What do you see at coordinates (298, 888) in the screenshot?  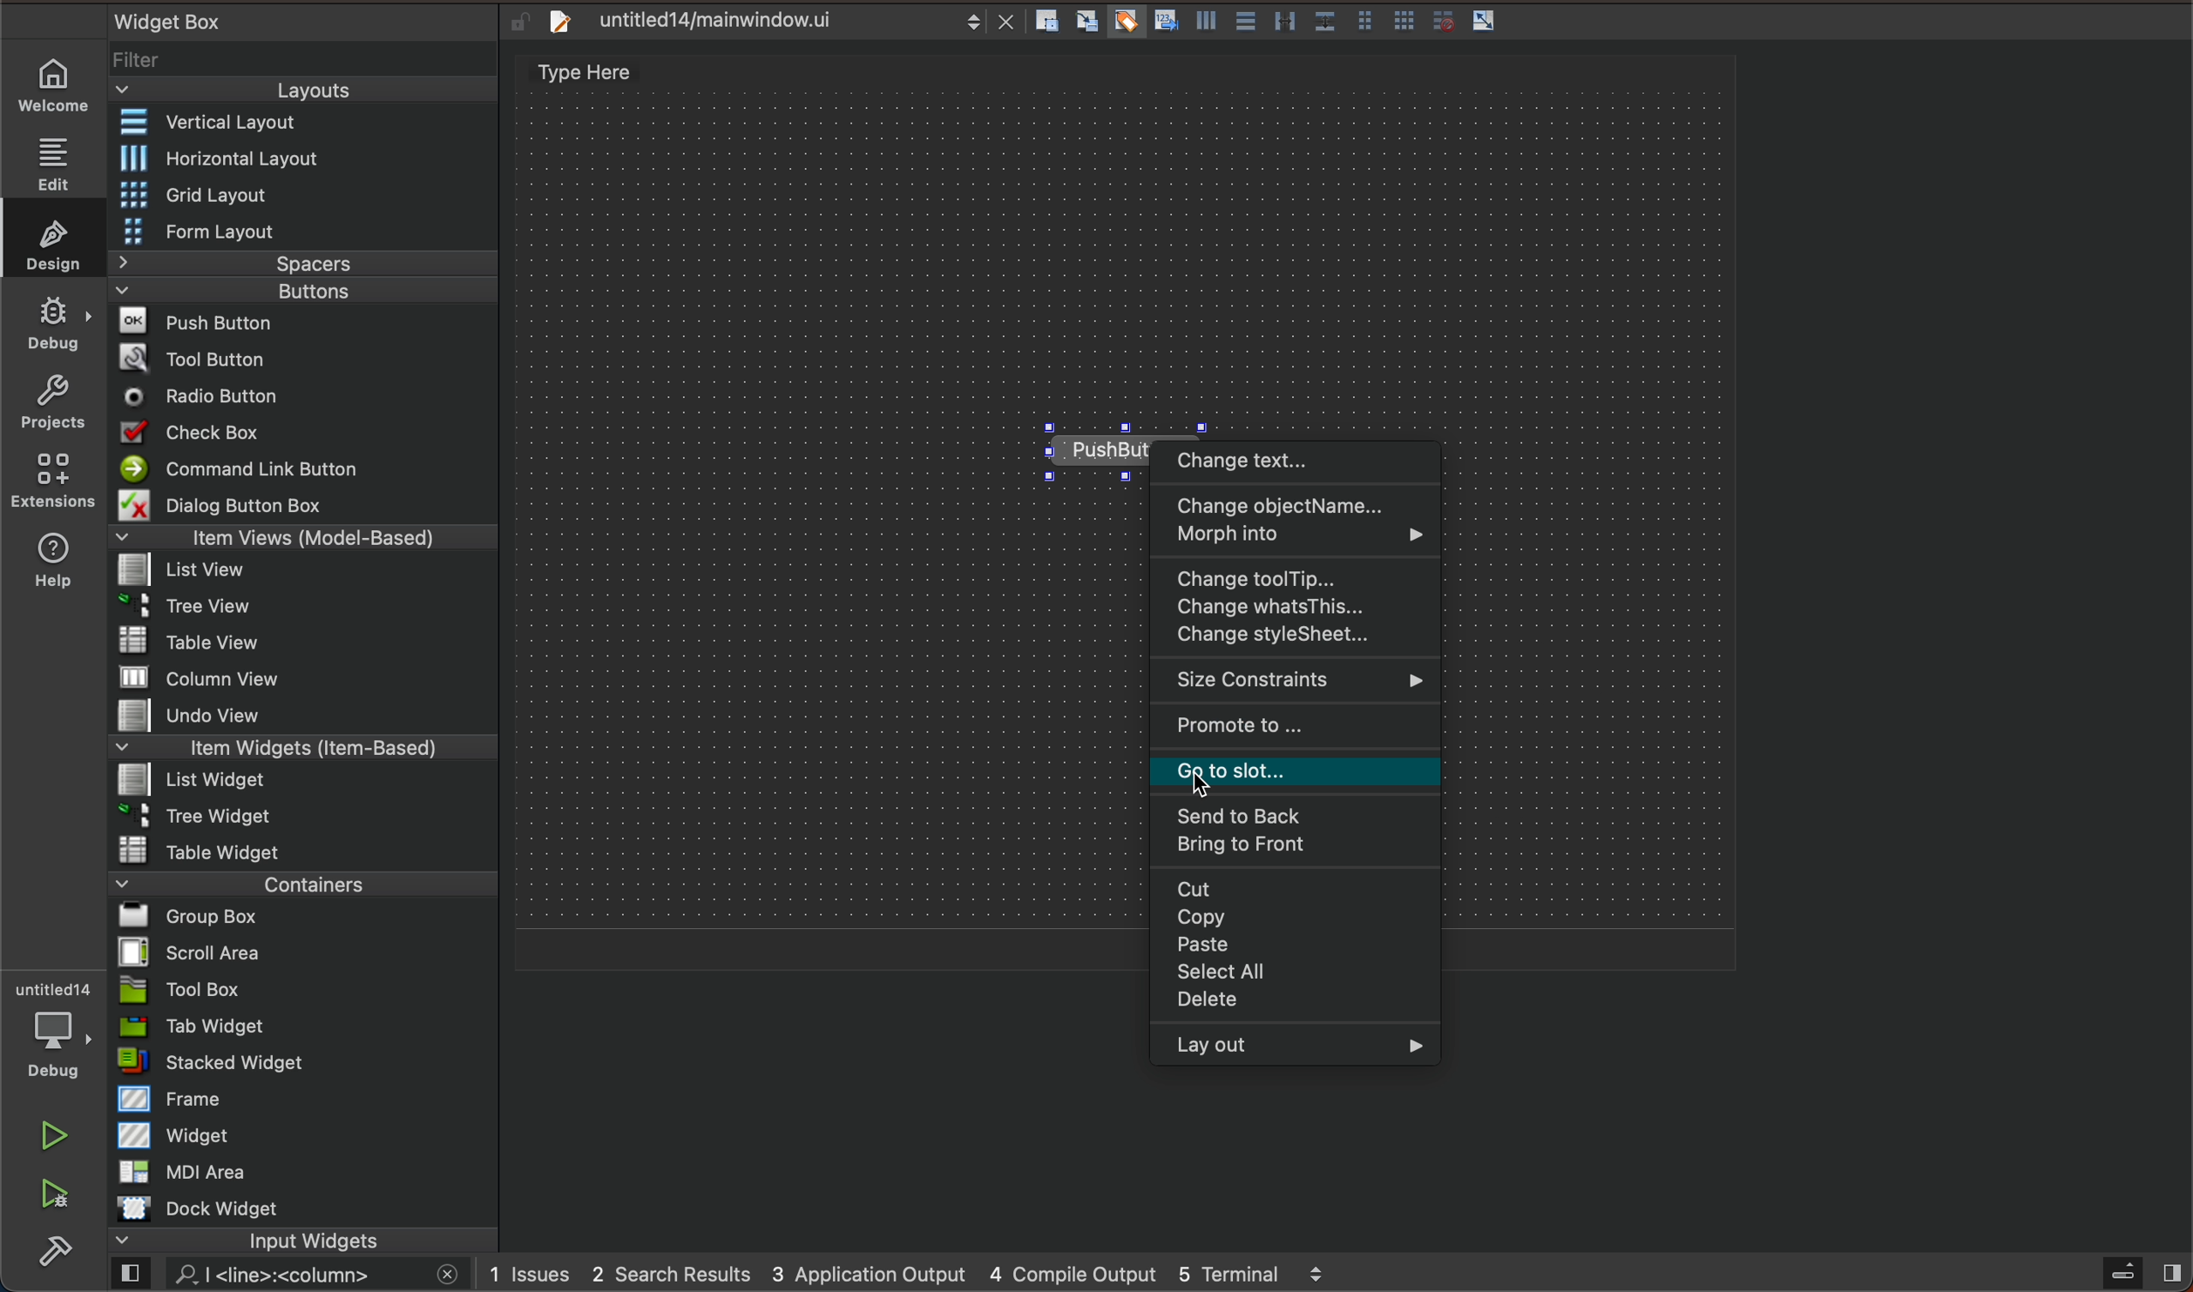 I see `containers` at bounding box center [298, 888].